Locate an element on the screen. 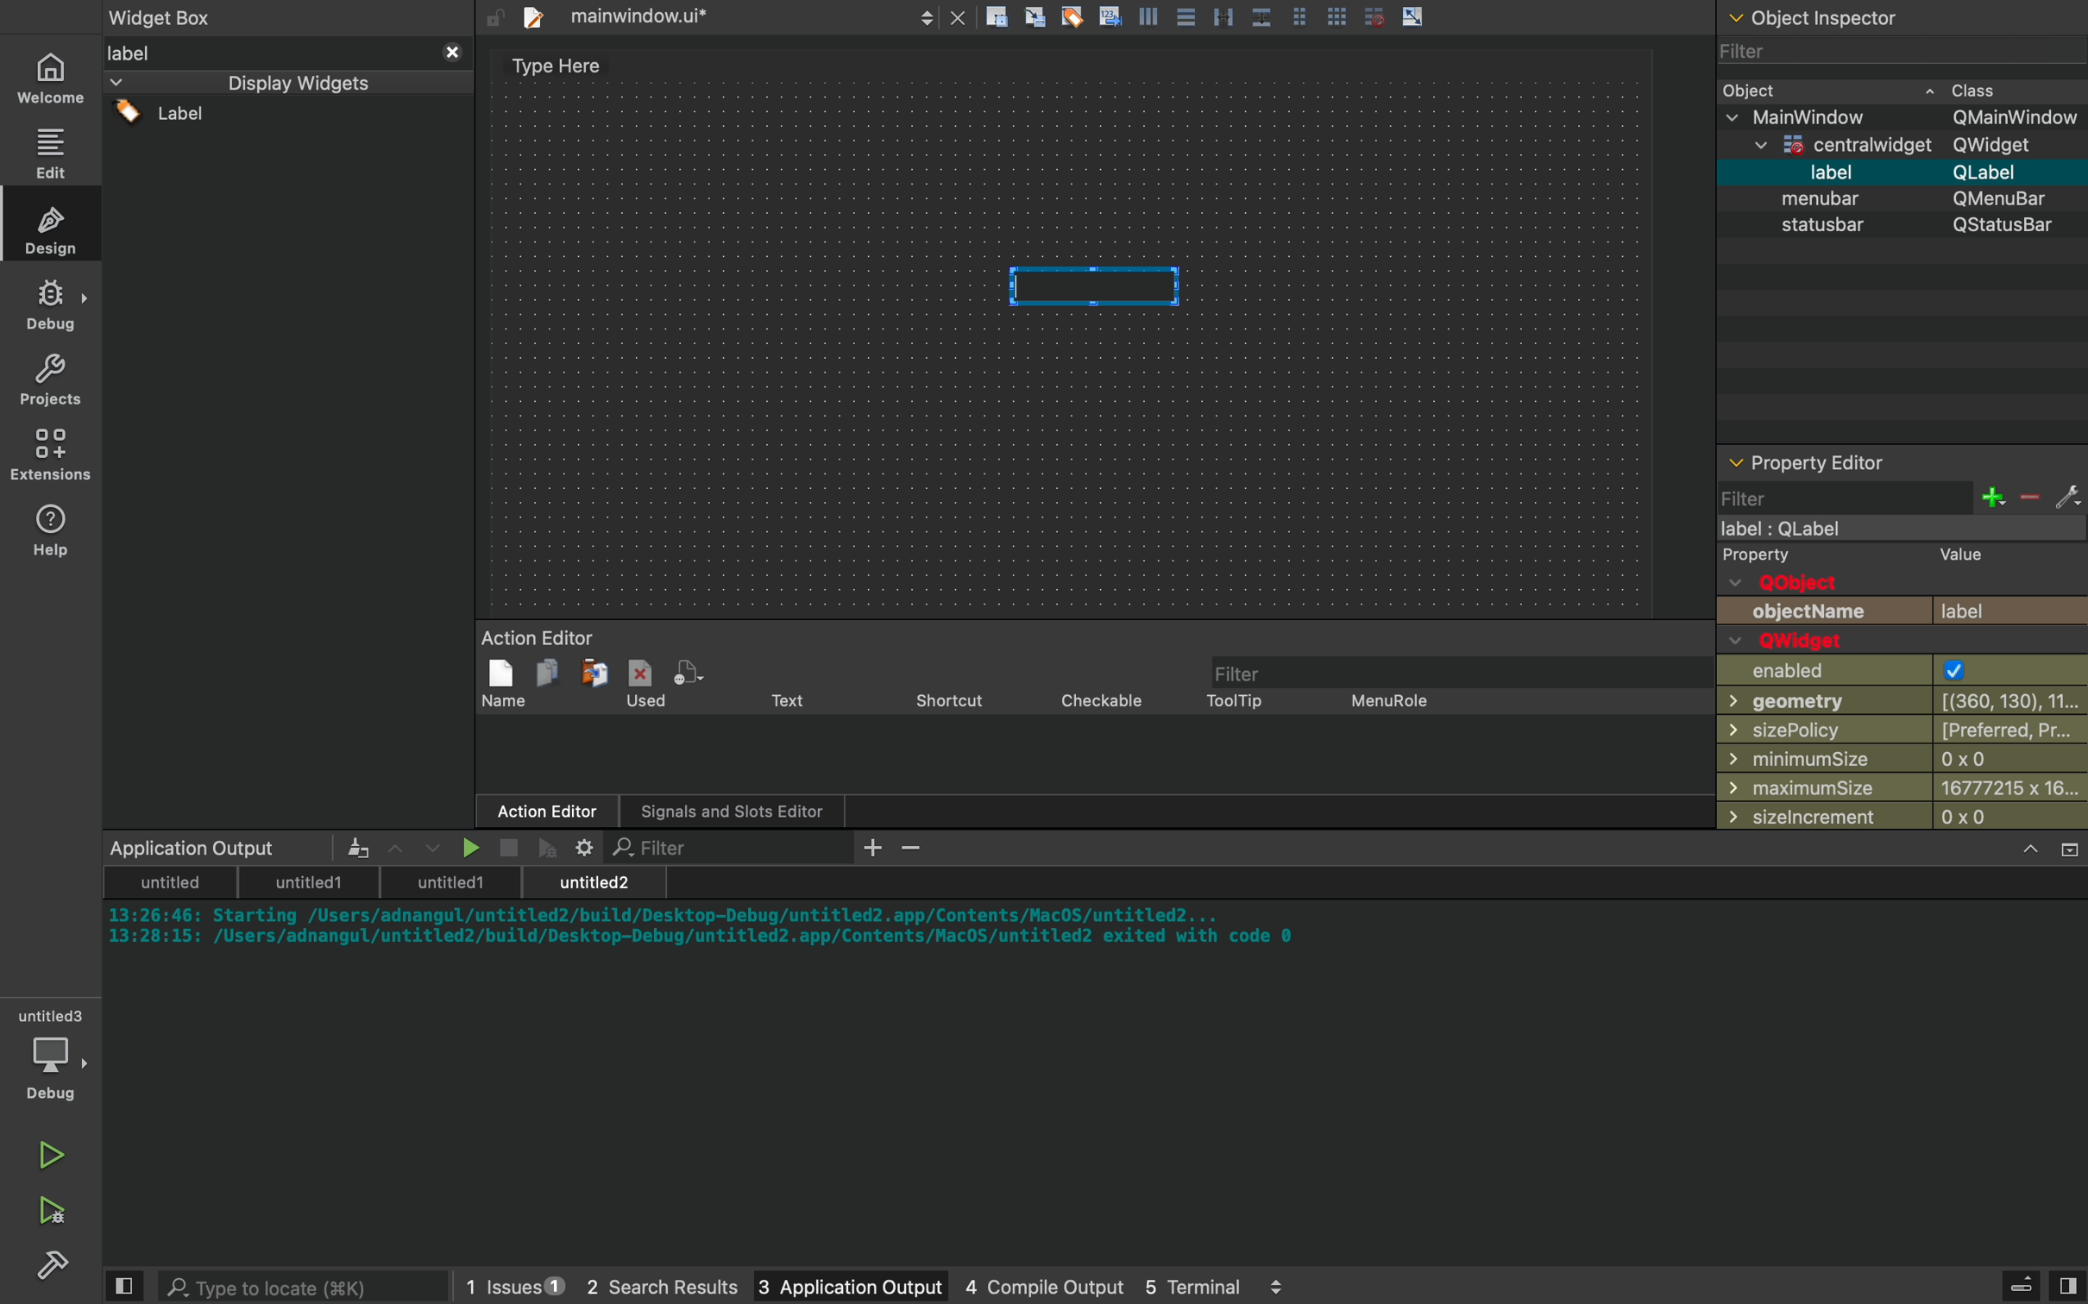  statusbar is located at coordinates (1899, 230).